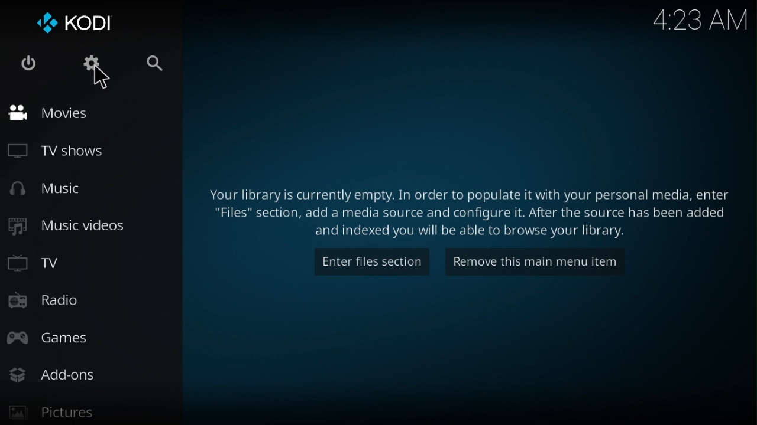 This screenshot has height=425, width=757. I want to click on Settings, so click(90, 66).